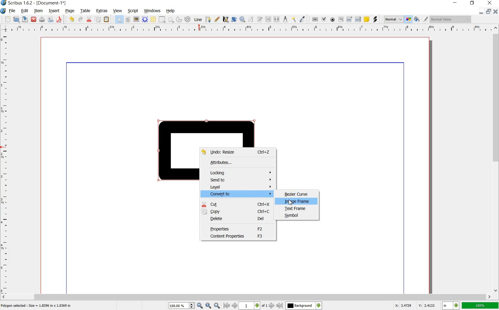 The image size is (499, 310). What do you see at coordinates (179, 164) in the screenshot?
I see `hape` at bounding box center [179, 164].